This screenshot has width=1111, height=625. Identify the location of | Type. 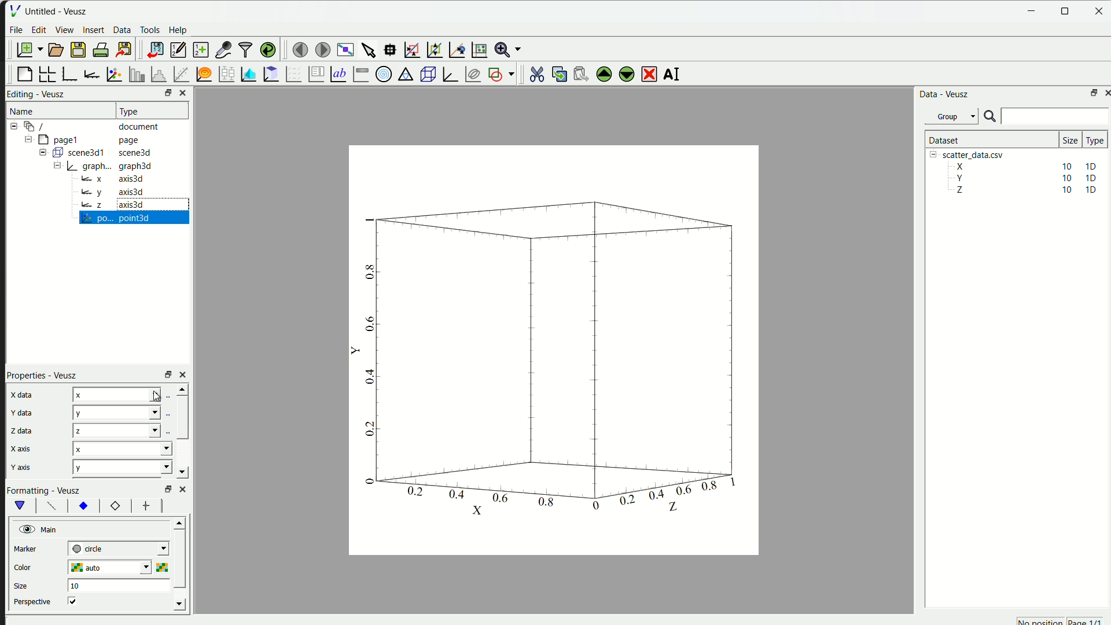
(131, 111).